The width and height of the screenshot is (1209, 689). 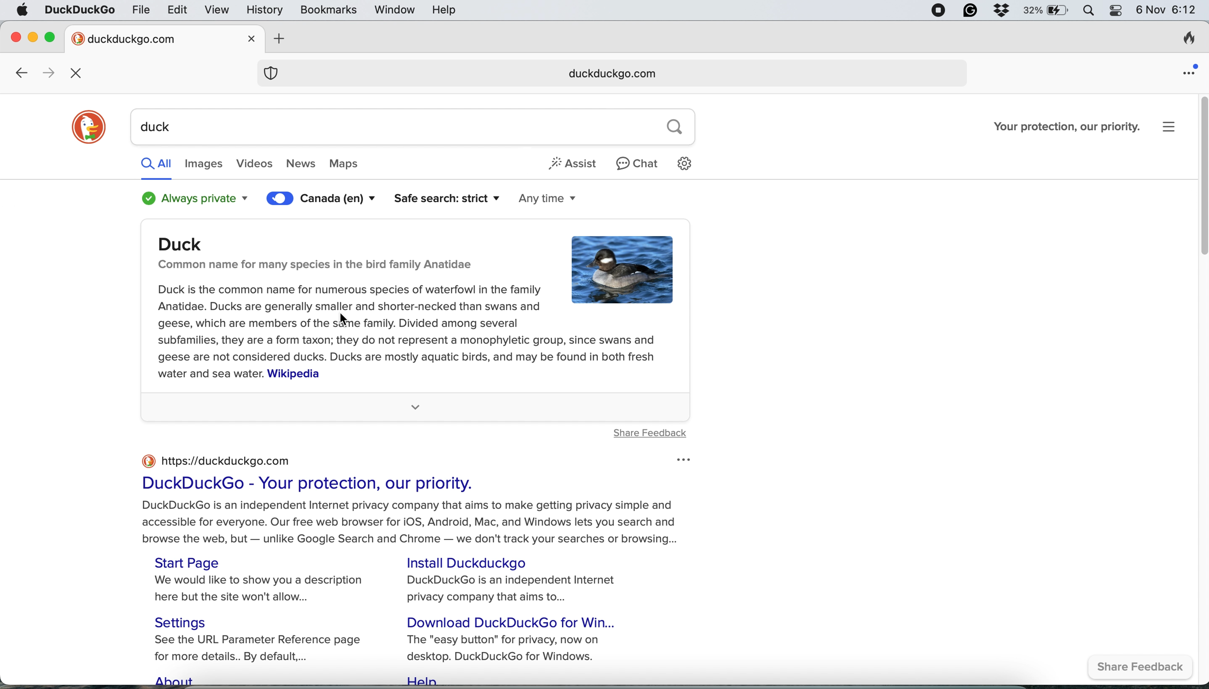 I want to click on control center, so click(x=1116, y=11).